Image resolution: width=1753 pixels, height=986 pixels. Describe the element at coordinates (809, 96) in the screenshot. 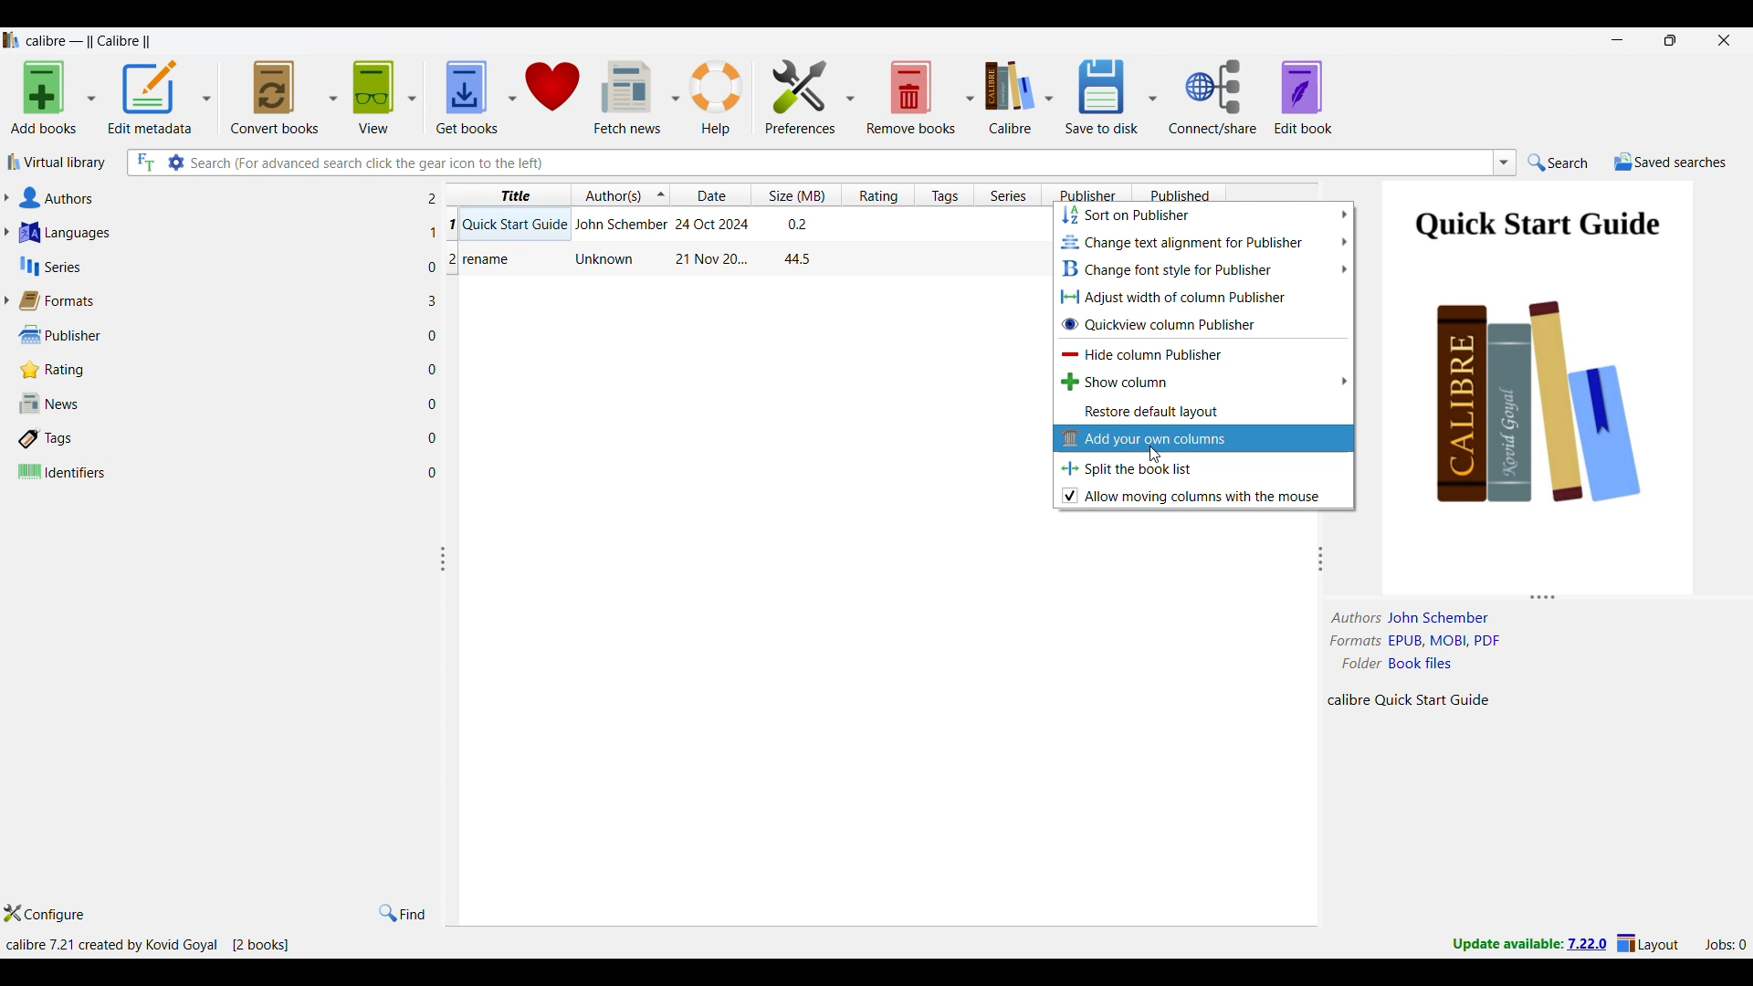

I see `Preference options` at that location.